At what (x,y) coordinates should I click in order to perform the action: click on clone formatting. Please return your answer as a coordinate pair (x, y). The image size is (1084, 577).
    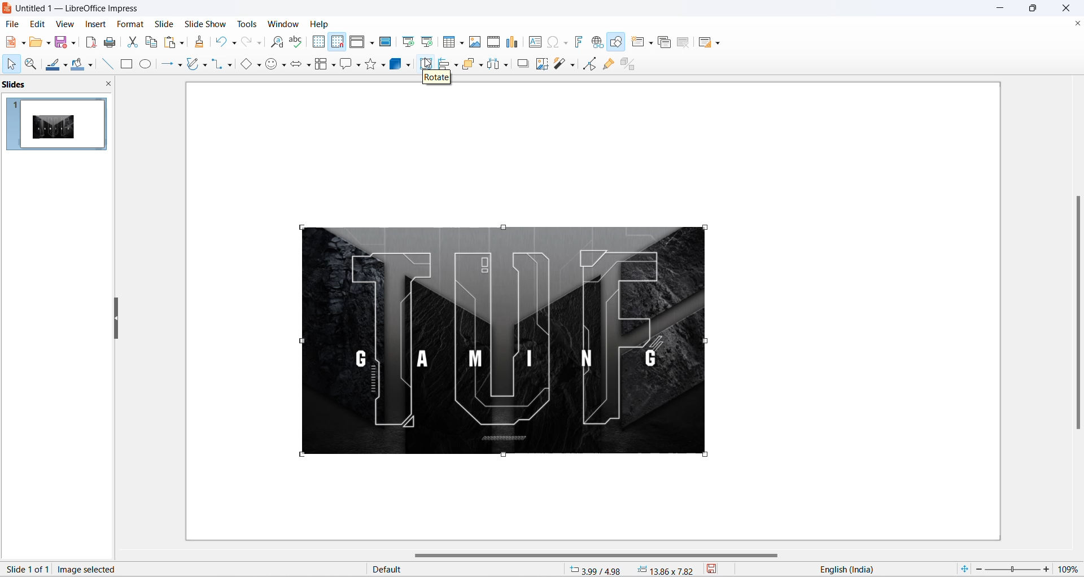
    Looking at the image, I should click on (202, 43).